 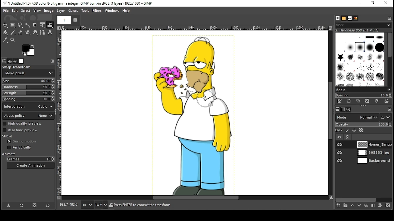 What do you see at coordinates (366, 206) in the screenshot?
I see `duplicate layer` at bounding box center [366, 206].